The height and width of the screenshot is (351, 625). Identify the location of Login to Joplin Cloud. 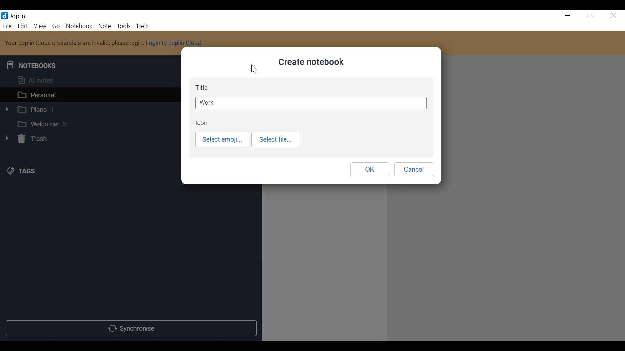
(174, 45).